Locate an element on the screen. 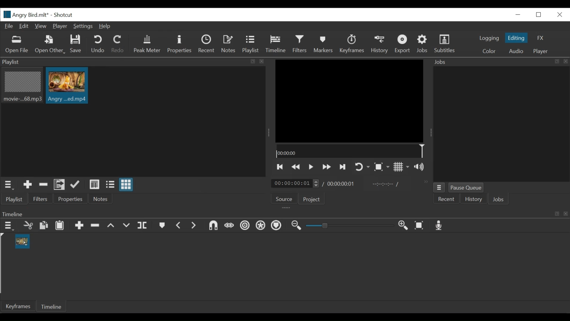  Subtitles is located at coordinates (446, 45).